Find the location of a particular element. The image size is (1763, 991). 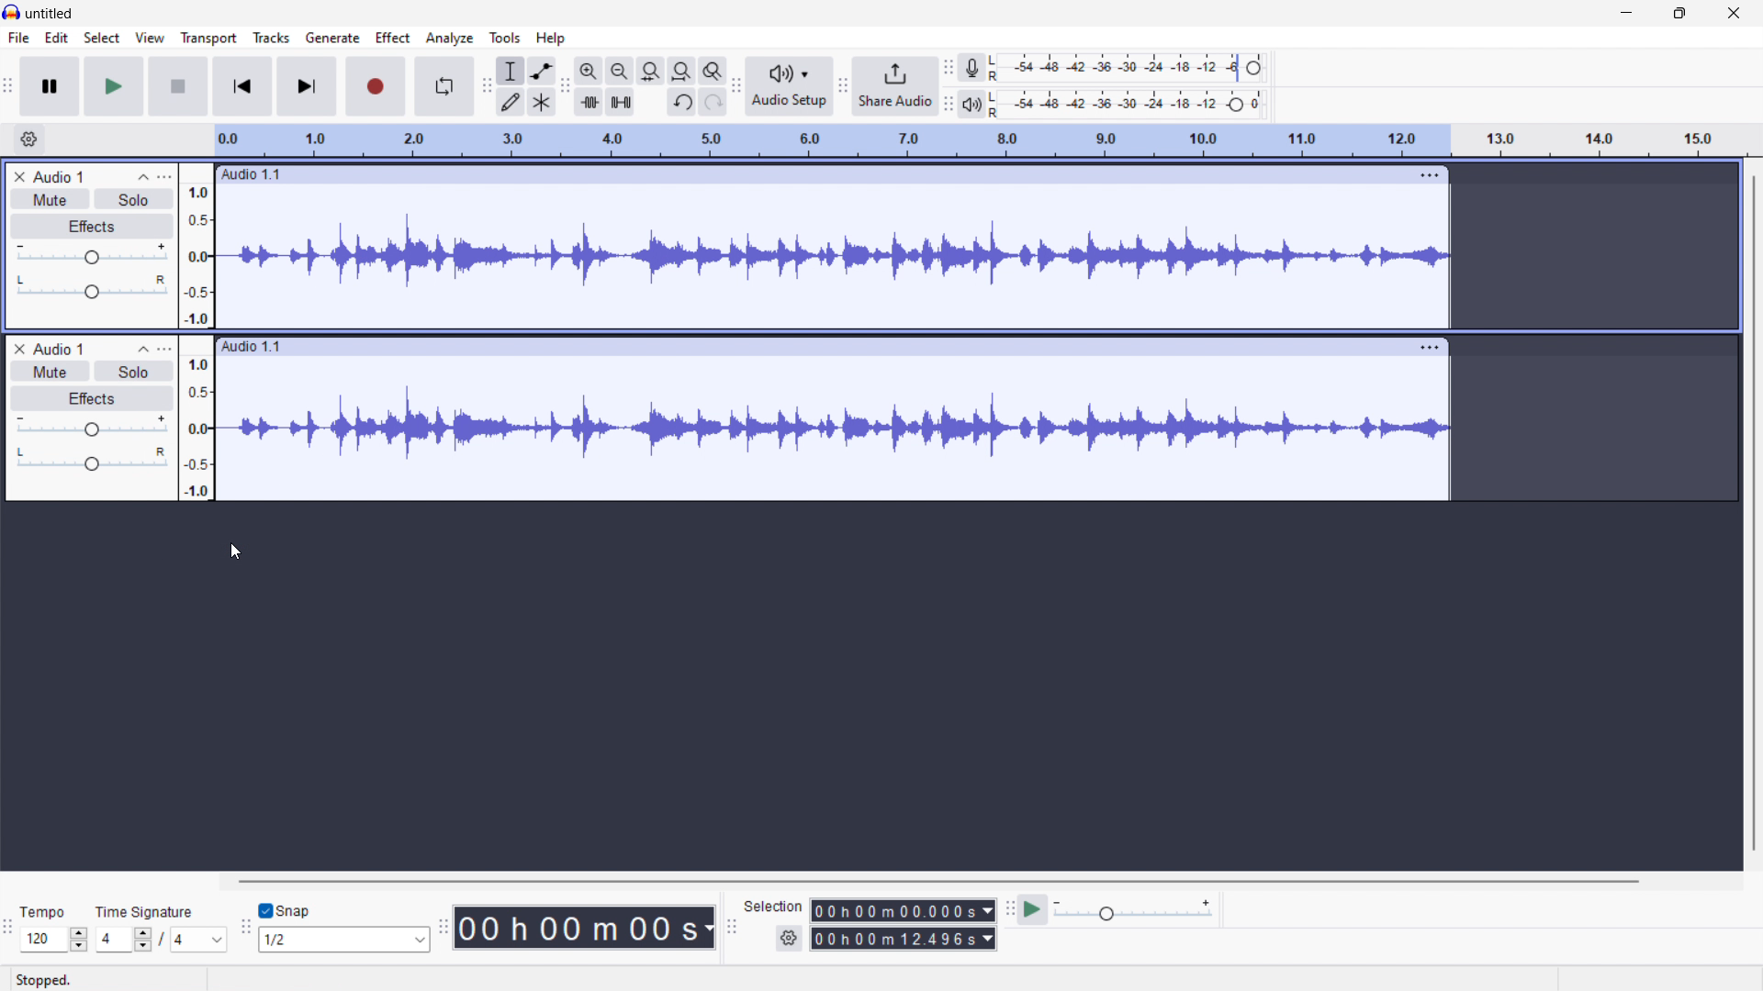

transport is located at coordinates (208, 38).